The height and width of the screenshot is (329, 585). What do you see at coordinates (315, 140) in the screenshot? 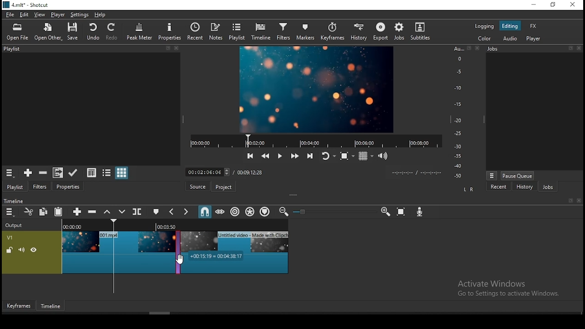
I see `video player progress bar` at bounding box center [315, 140].